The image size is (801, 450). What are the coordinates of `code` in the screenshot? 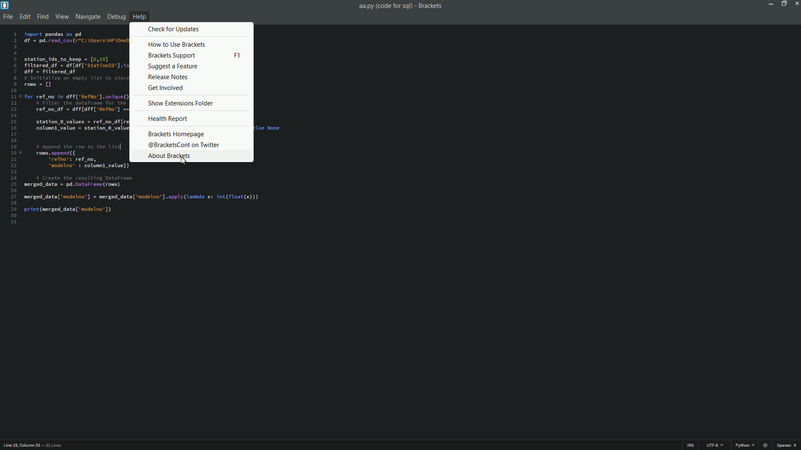 It's located at (74, 123).